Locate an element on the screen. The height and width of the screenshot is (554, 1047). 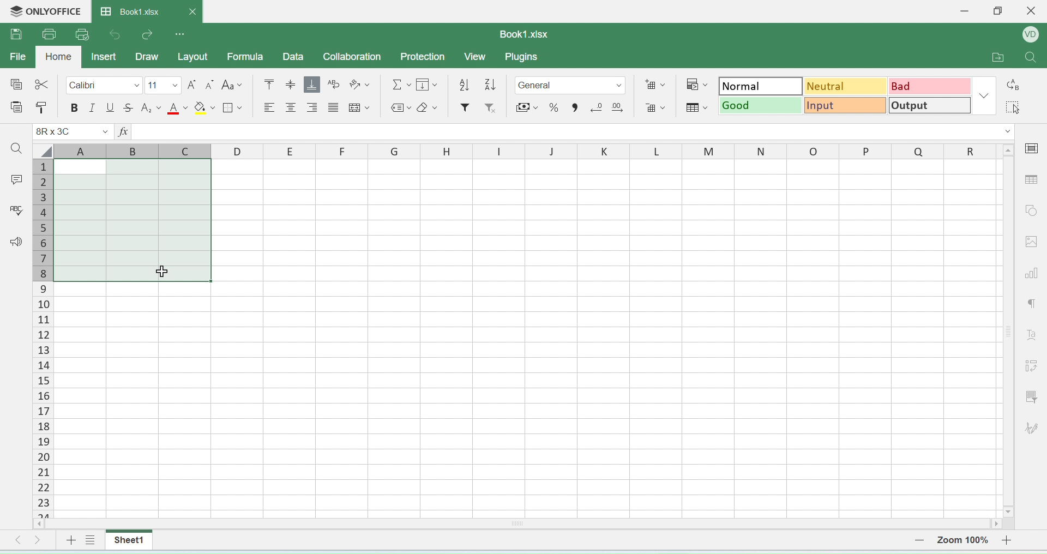
 is located at coordinates (61, 57).